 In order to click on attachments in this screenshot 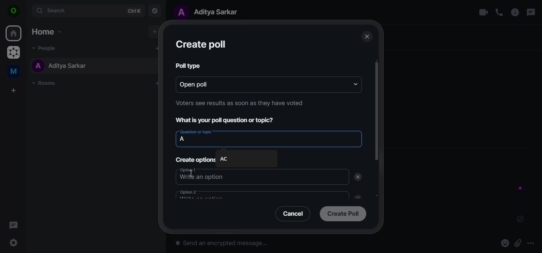, I will do `click(518, 243)`.